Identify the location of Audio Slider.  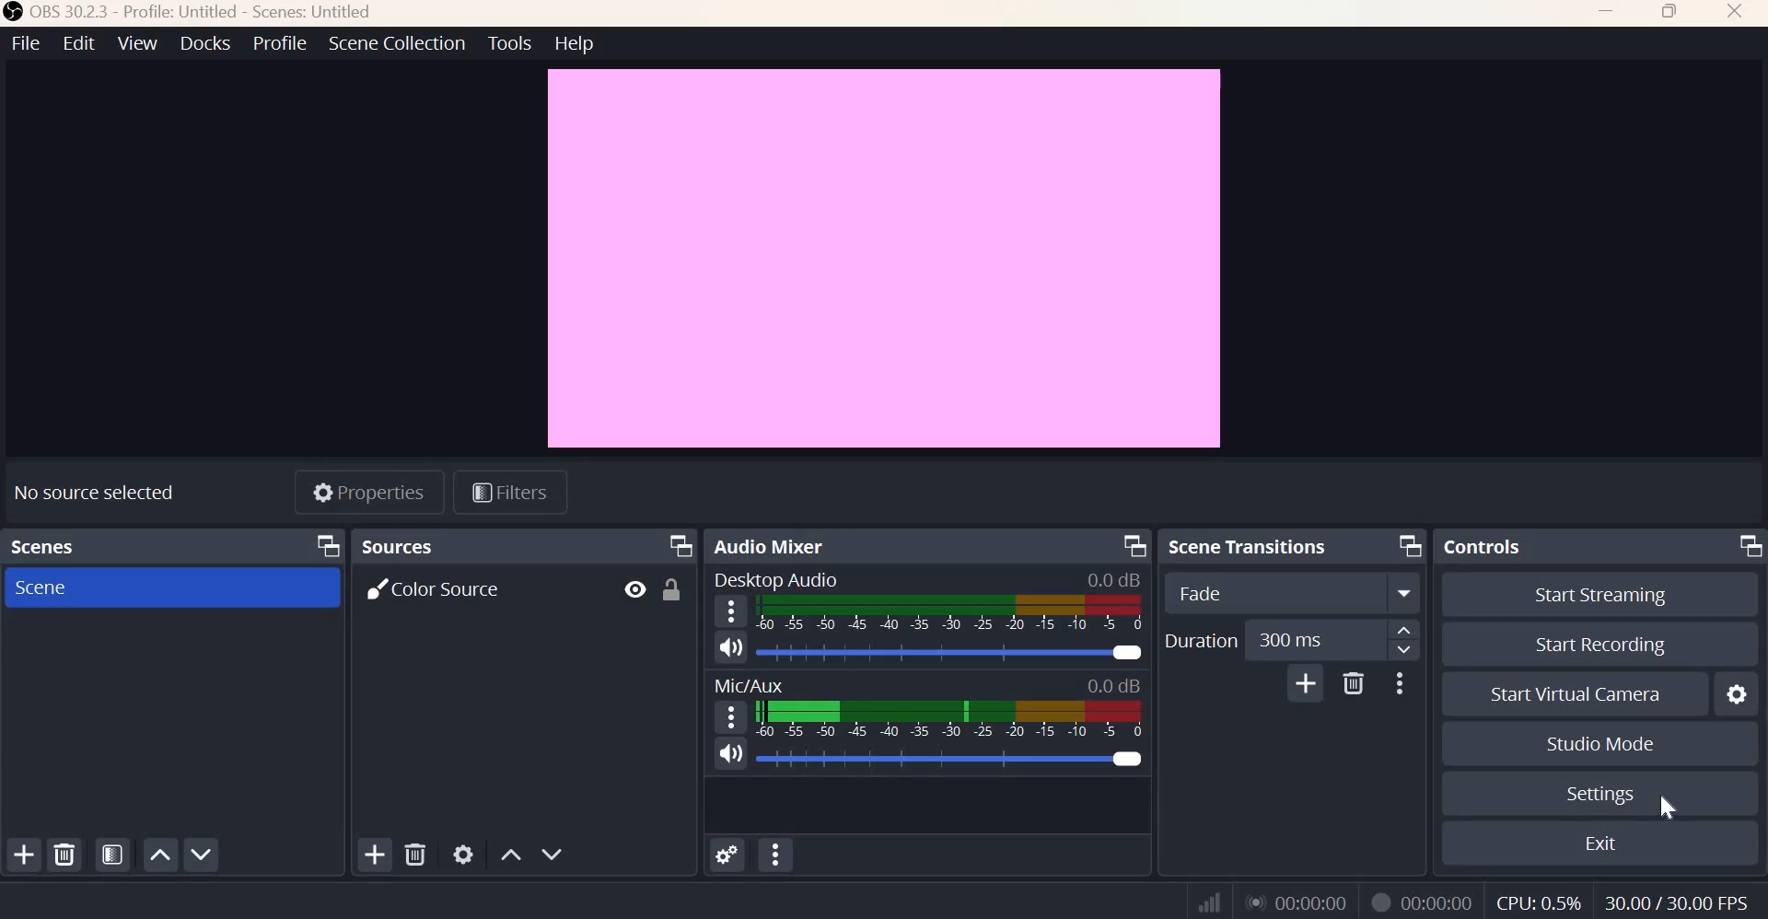
(1124, 759).